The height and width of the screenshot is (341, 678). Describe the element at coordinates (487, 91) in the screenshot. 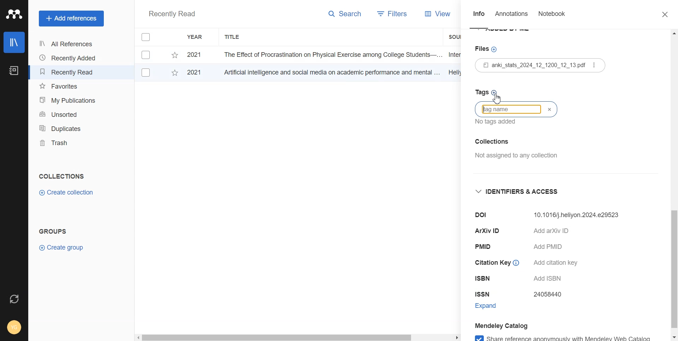

I see `Tags` at that location.